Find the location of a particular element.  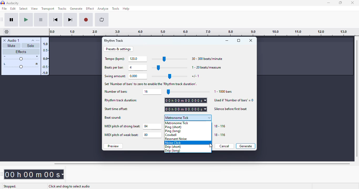

number of bars is located at coordinates (116, 92).